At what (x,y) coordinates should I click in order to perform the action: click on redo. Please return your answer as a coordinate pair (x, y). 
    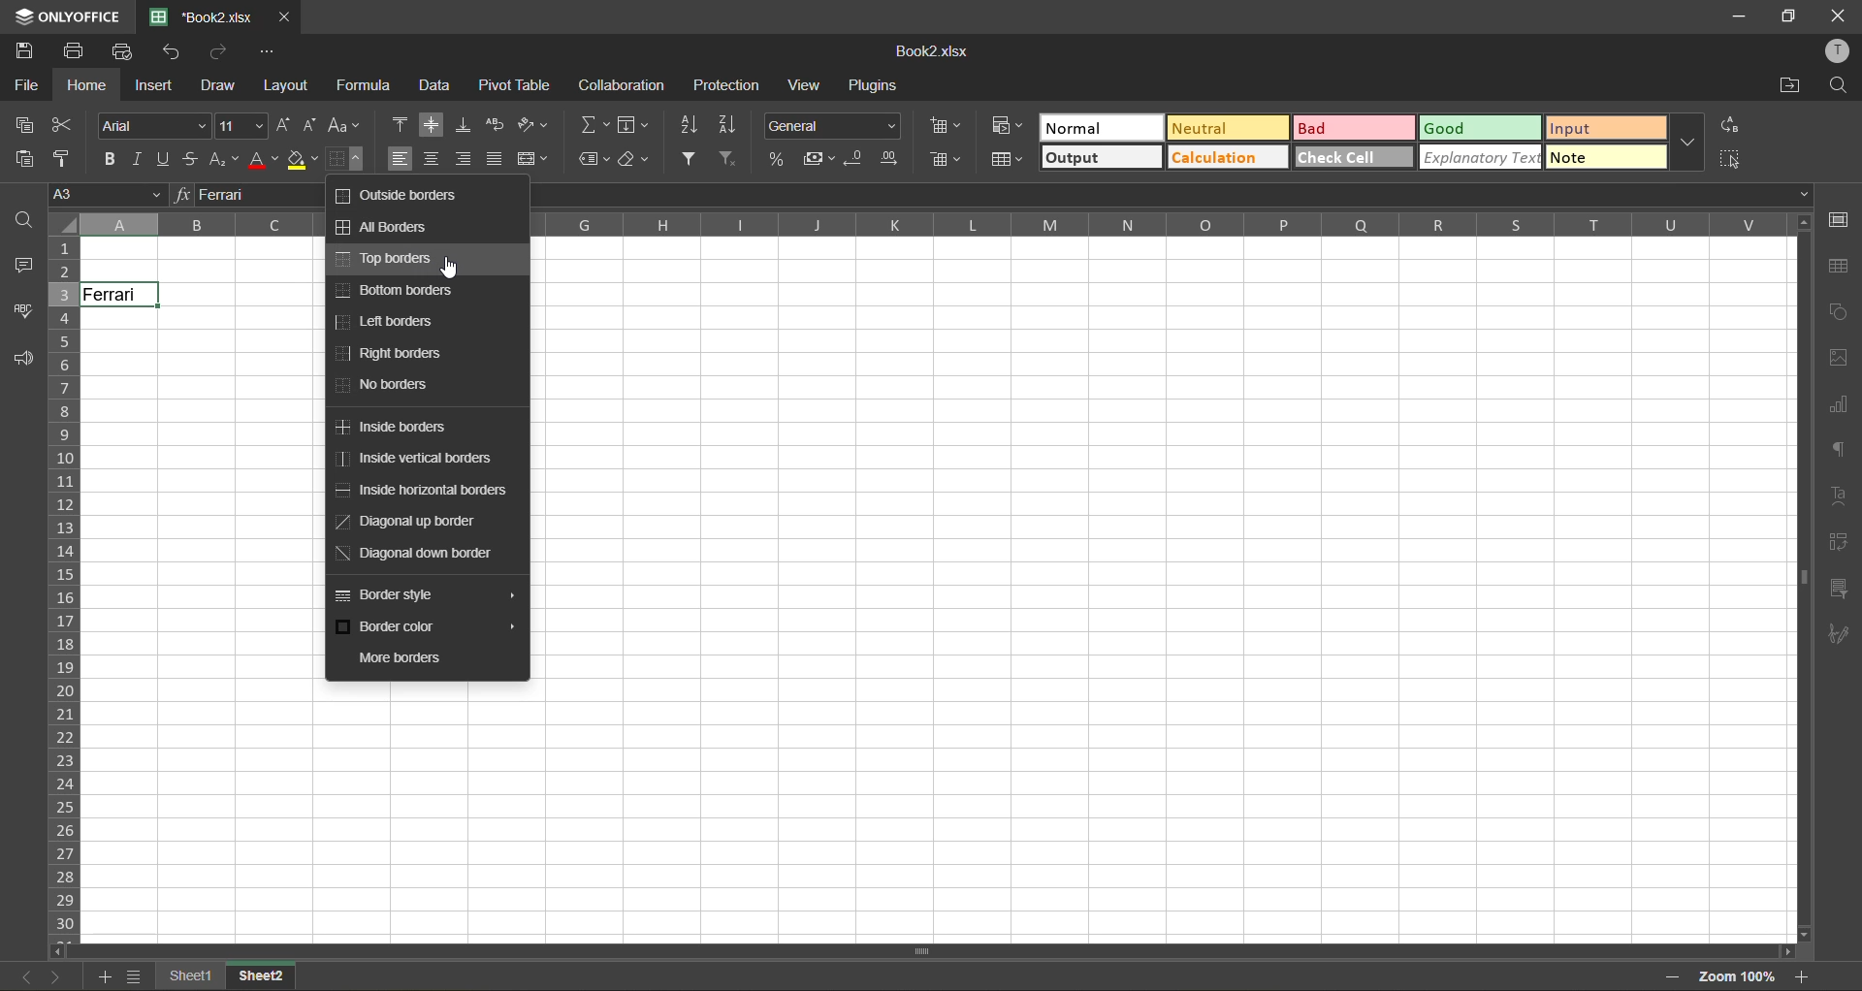
    Looking at the image, I should click on (220, 53).